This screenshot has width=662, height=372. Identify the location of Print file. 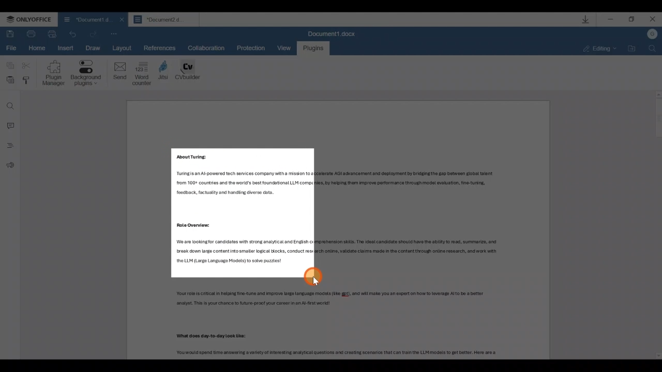
(31, 34).